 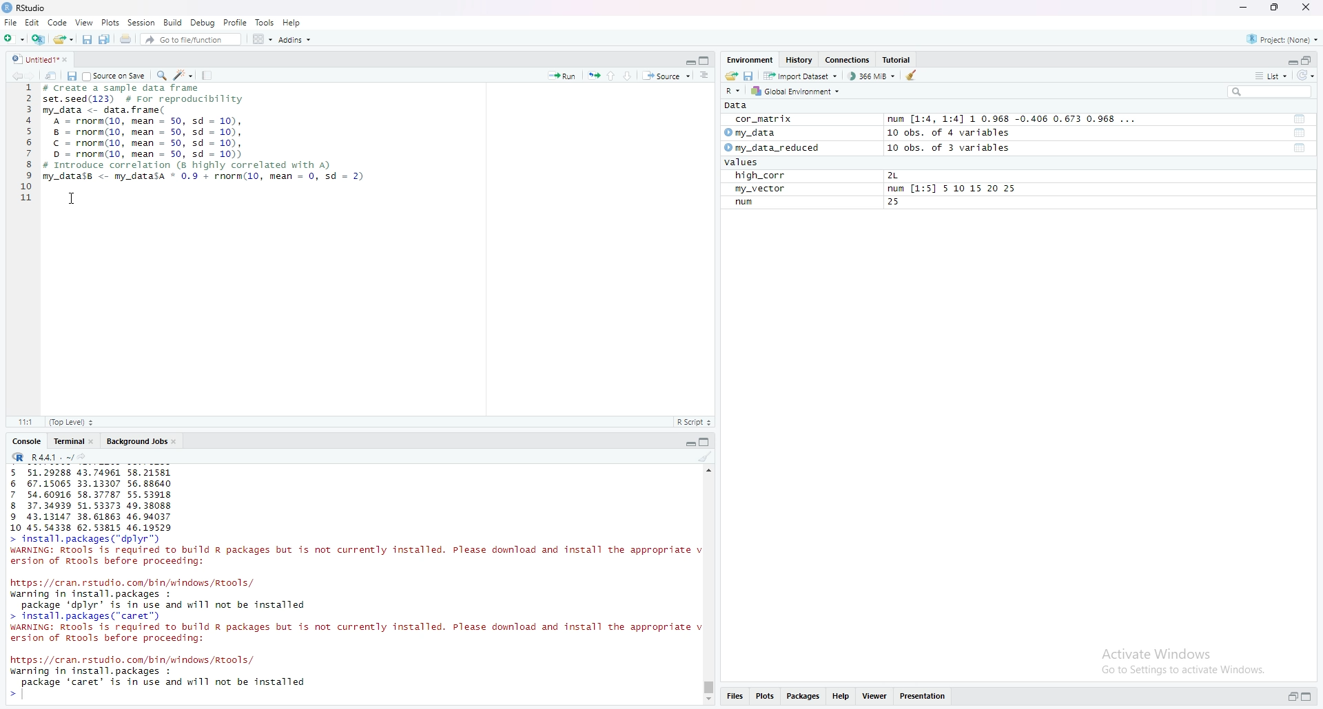 I want to click on 11:1, so click(x=27, y=423).